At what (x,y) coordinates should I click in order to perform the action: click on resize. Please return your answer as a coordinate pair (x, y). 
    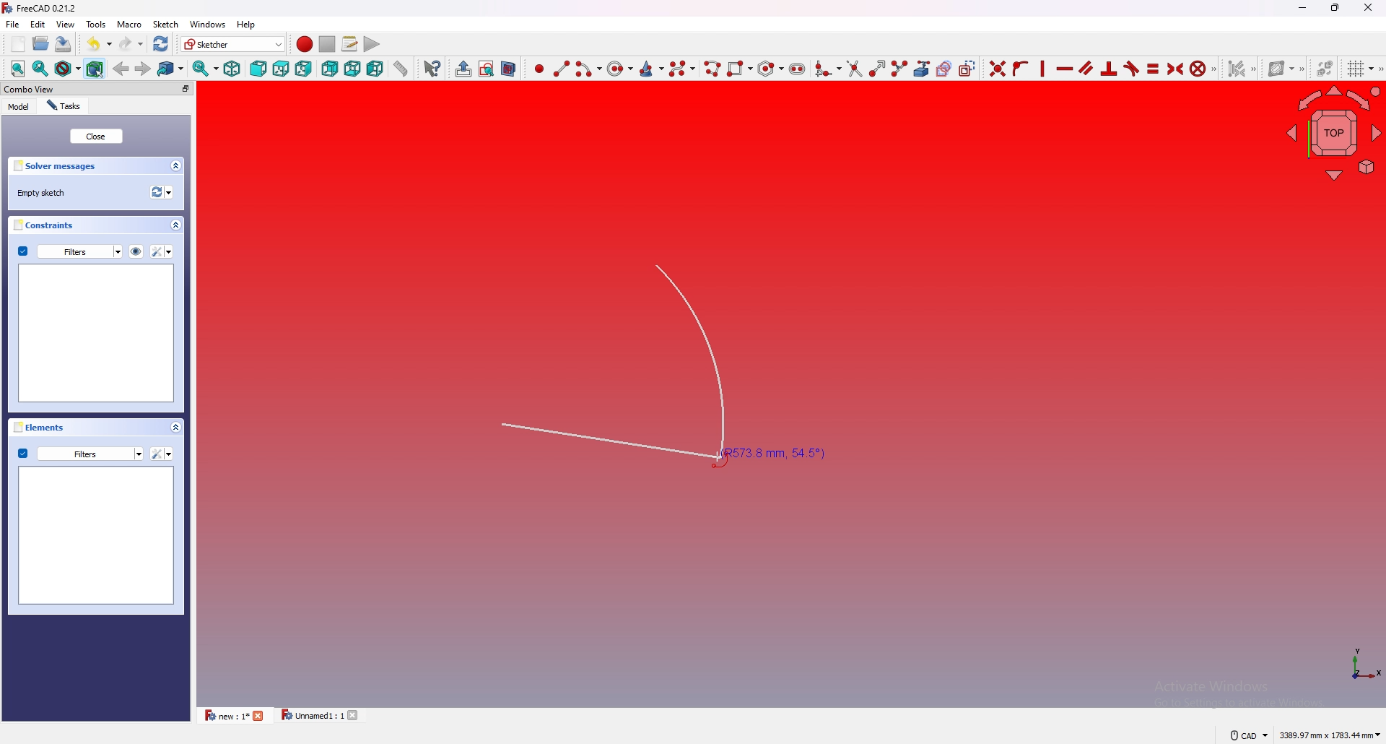
    Looking at the image, I should click on (1336, 7).